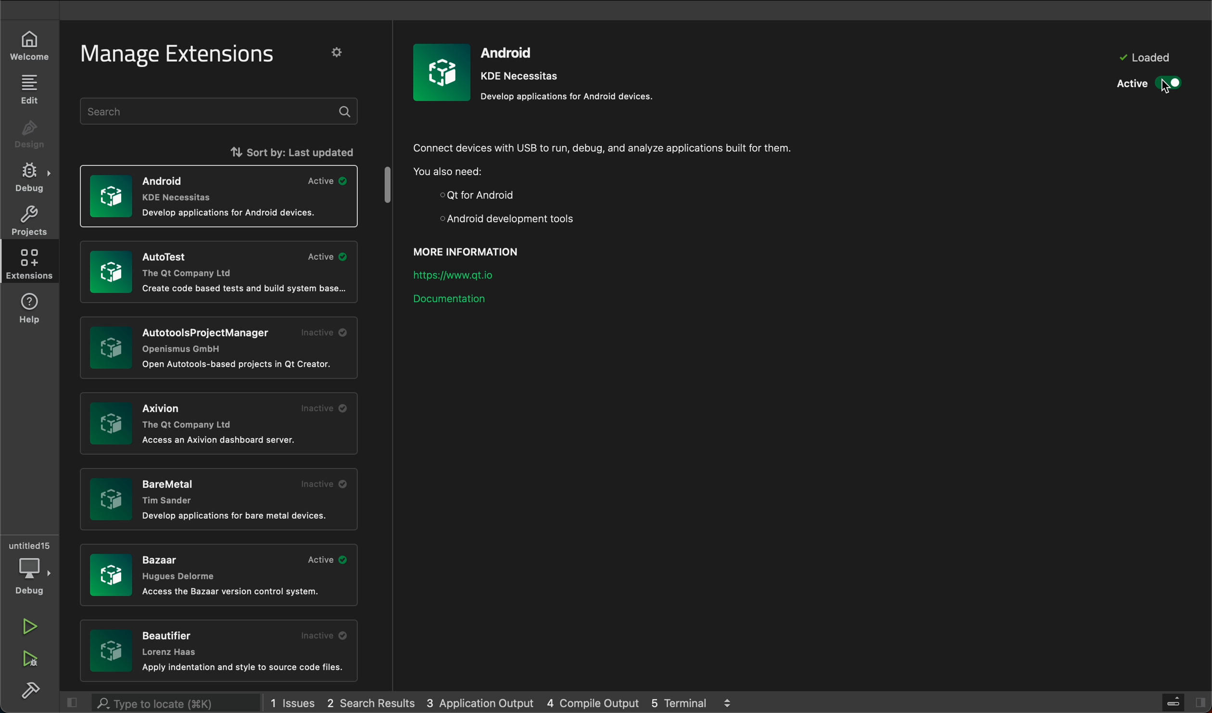 Image resolution: width=1212 pixels, height=713 pixels. I want to click on cursor, so click(1165, 89).